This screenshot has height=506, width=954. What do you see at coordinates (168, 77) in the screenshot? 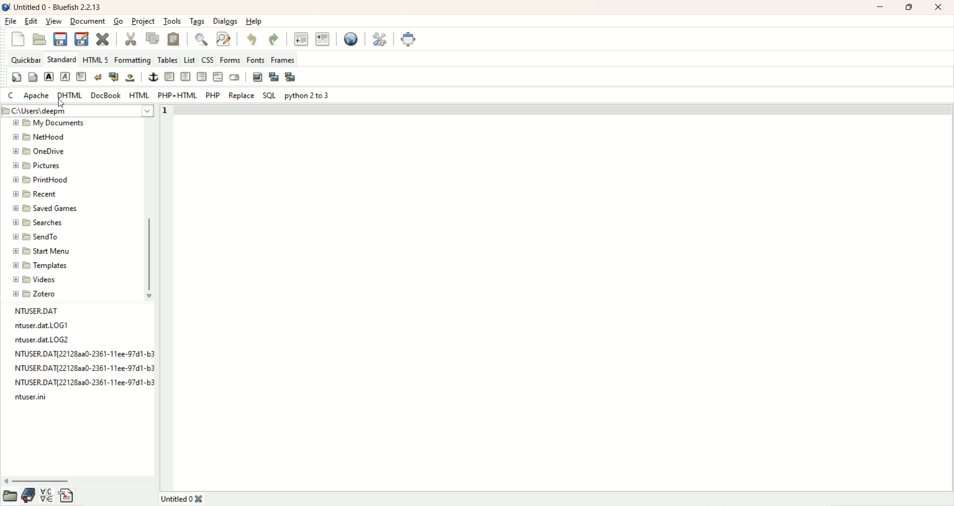
I see `horizontal rule` at bounding box center [168, 77].